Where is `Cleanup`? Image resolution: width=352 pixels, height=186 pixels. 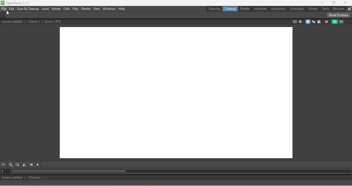 Cleanup is located at coordinates (231, 9).